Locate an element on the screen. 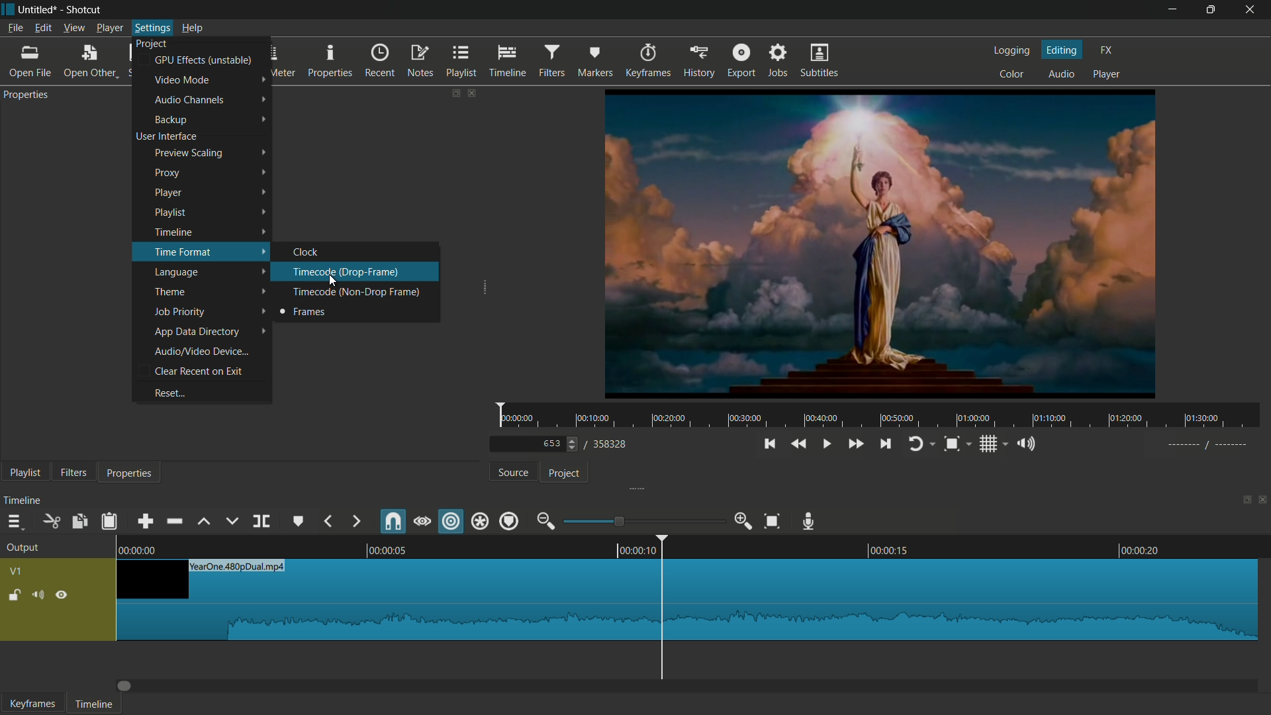 Image resolution: width=1271 pixels, height=715 pixels. lift is located at coordinates (205, 520).